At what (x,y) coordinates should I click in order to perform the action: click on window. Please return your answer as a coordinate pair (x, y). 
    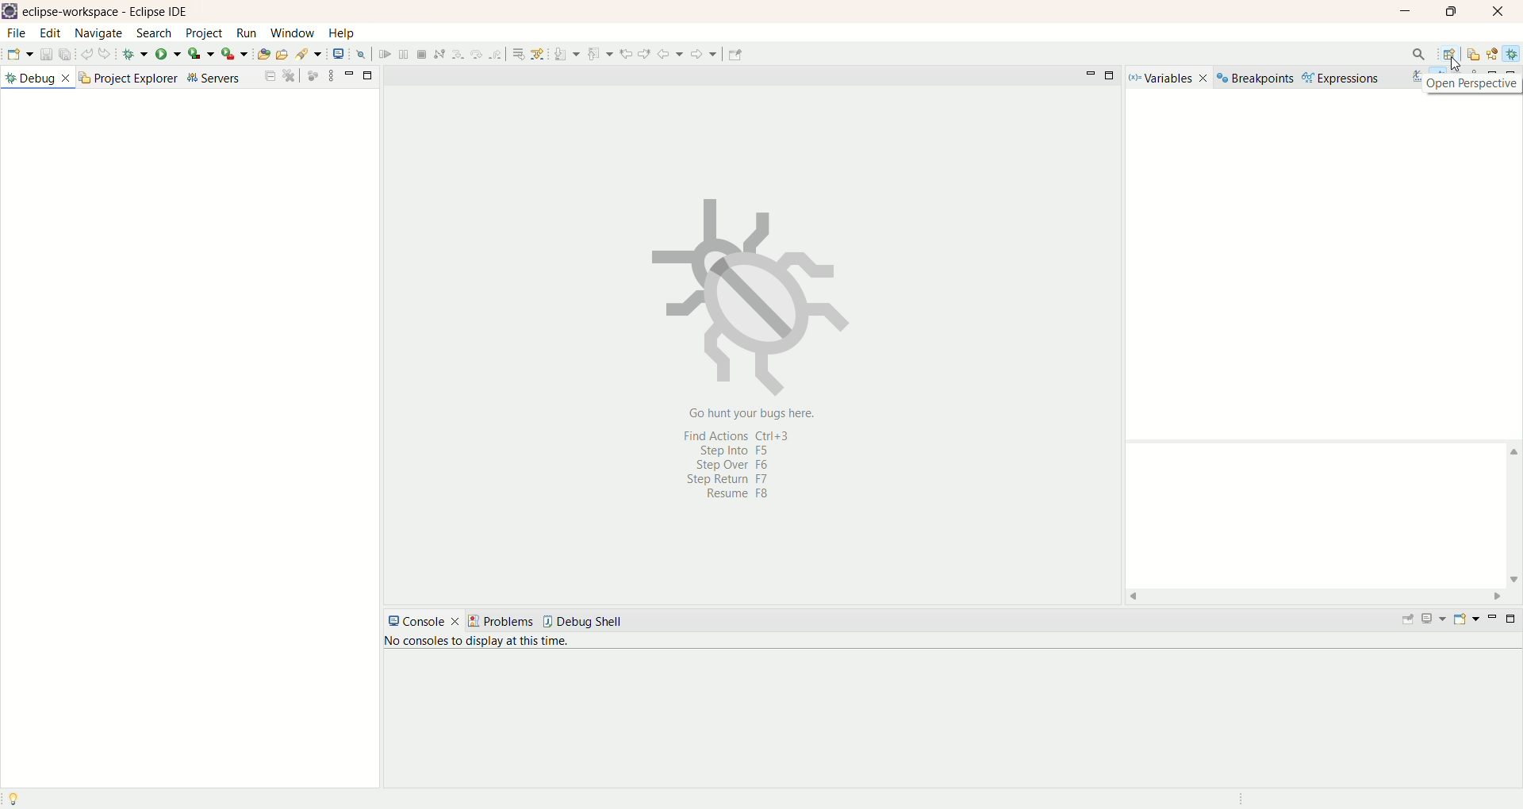
    Looking at the image, I should click on (294, 33).